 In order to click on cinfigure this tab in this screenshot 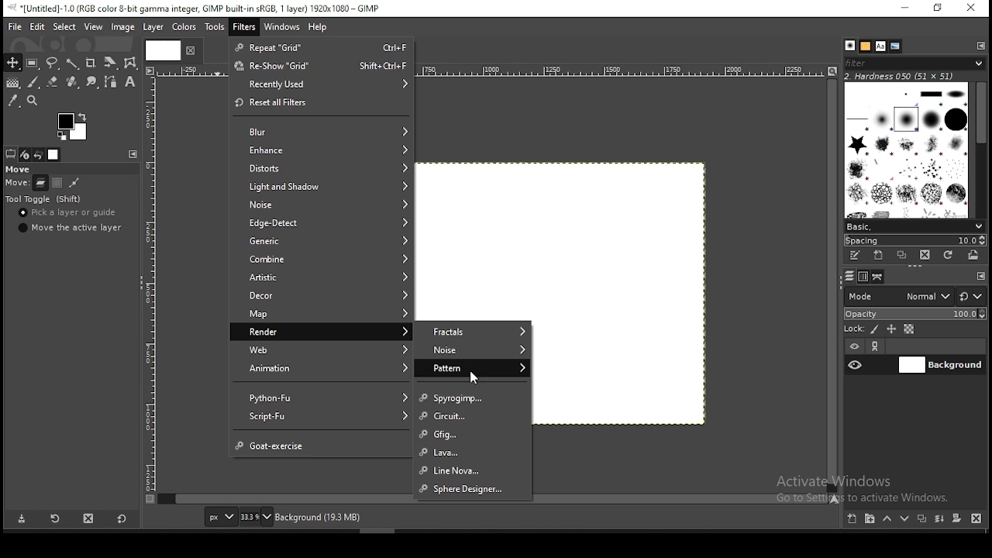, I will do `click(982, 276)`.